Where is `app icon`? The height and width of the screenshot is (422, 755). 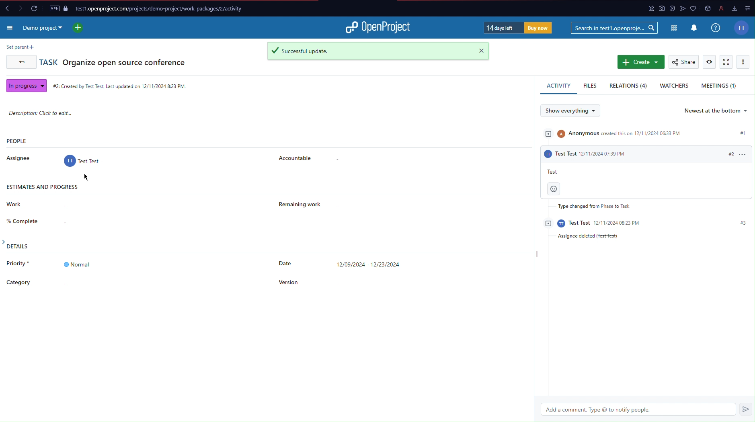
app icon is located at coordinates (681, 8).